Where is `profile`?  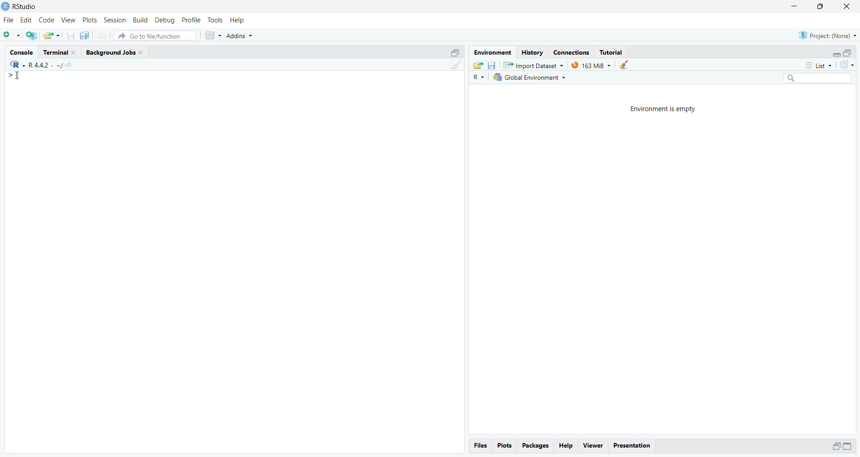
profile is located at coordinates (191, 20).